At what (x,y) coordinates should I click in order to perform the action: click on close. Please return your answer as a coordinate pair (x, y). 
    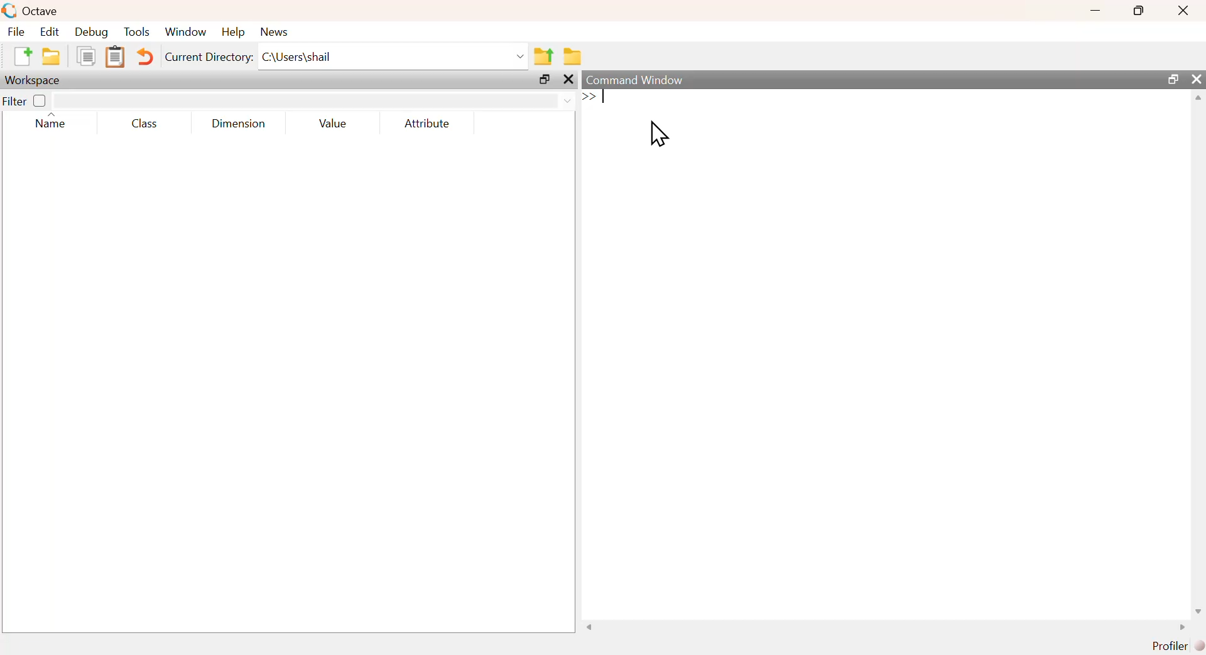
    Looking at the image, I should click on (1197, 79).